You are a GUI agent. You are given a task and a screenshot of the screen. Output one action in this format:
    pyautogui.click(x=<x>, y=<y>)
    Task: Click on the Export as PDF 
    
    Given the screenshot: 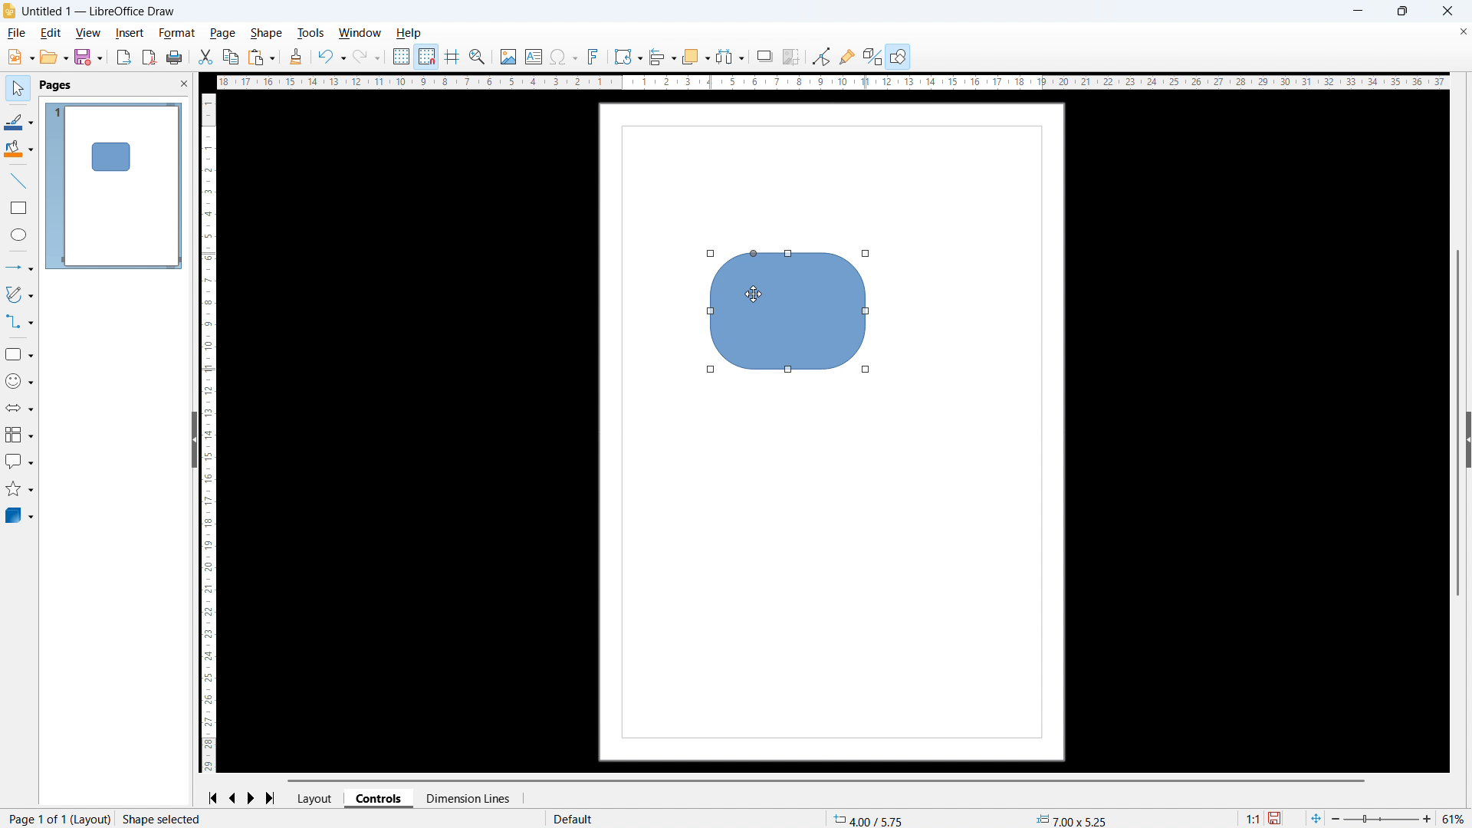 What is the action you would take?
    pyautogui.click(x=149, y=58)
    